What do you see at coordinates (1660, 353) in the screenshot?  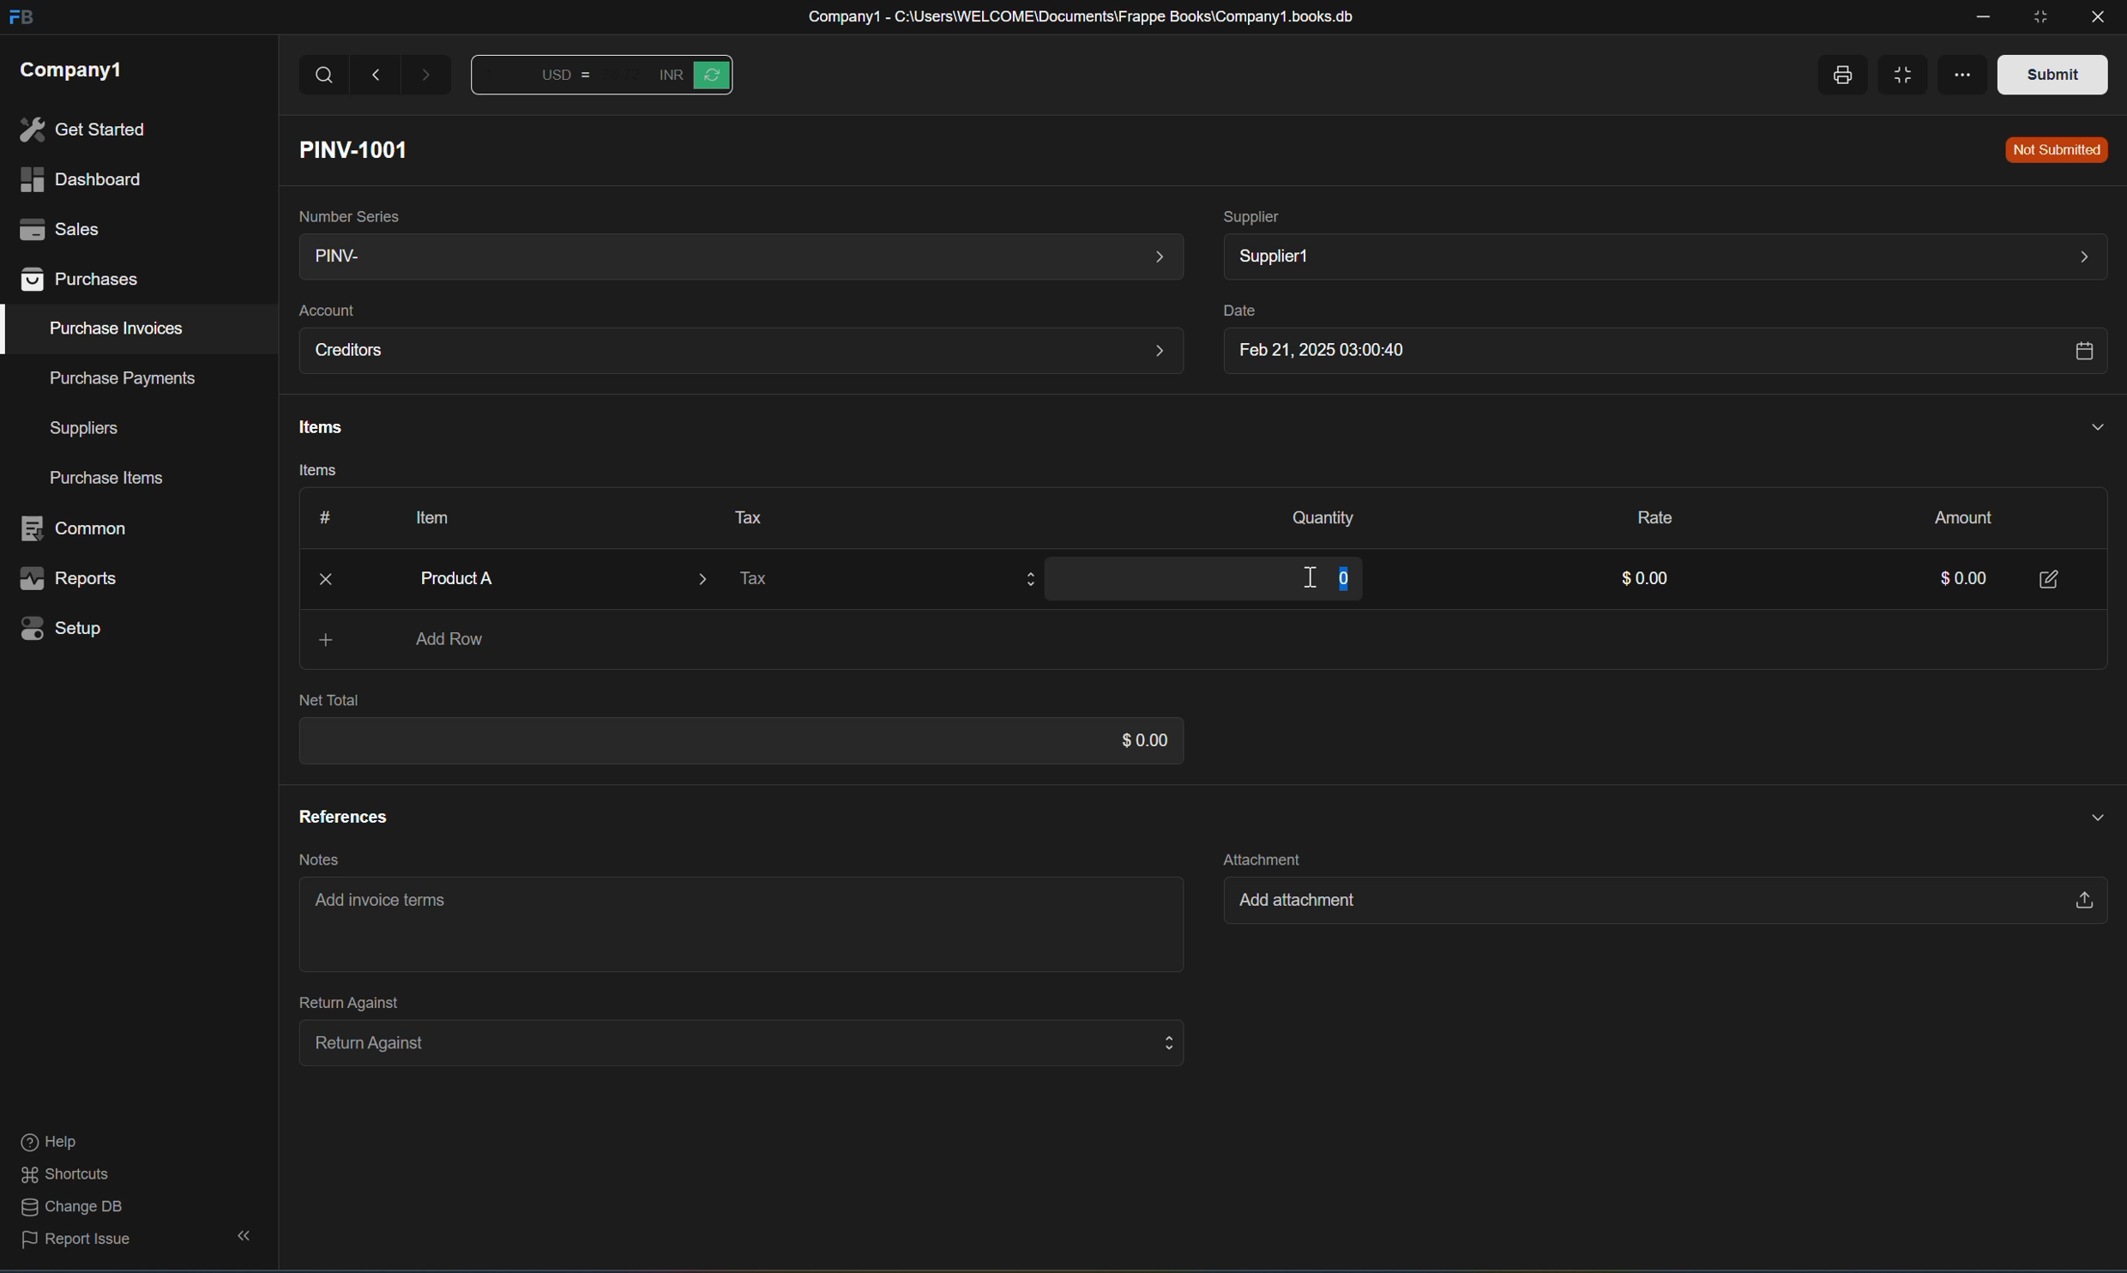 I see `Feb 21, 2025 03:00:40` at bounding box center [1660, 353].